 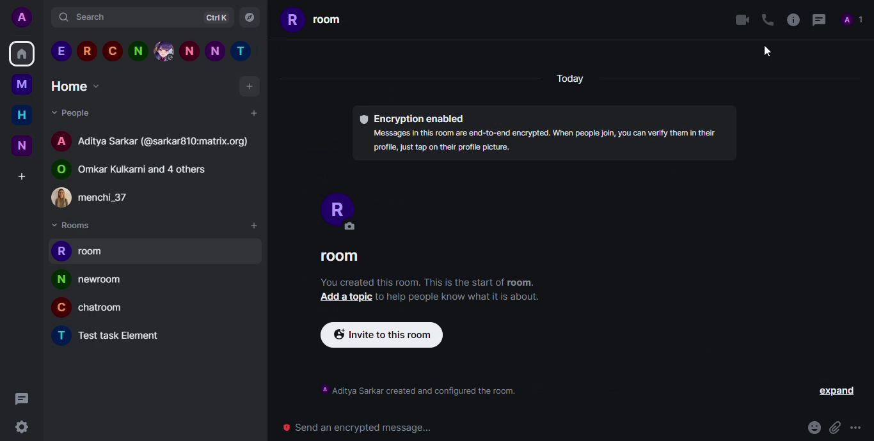 I want to click on people, so click(x=853, y=20).